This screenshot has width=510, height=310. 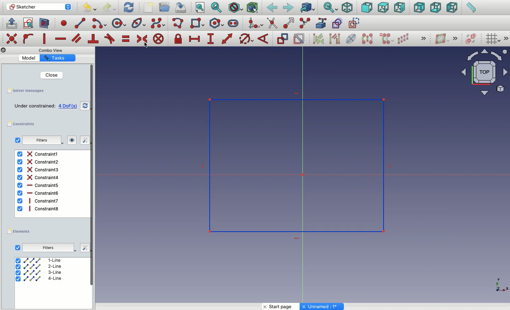 What do you see at coordinates (142, 40) in the screenshot?
I see `constrain symmetrical ` at bounding box center [142, 40].